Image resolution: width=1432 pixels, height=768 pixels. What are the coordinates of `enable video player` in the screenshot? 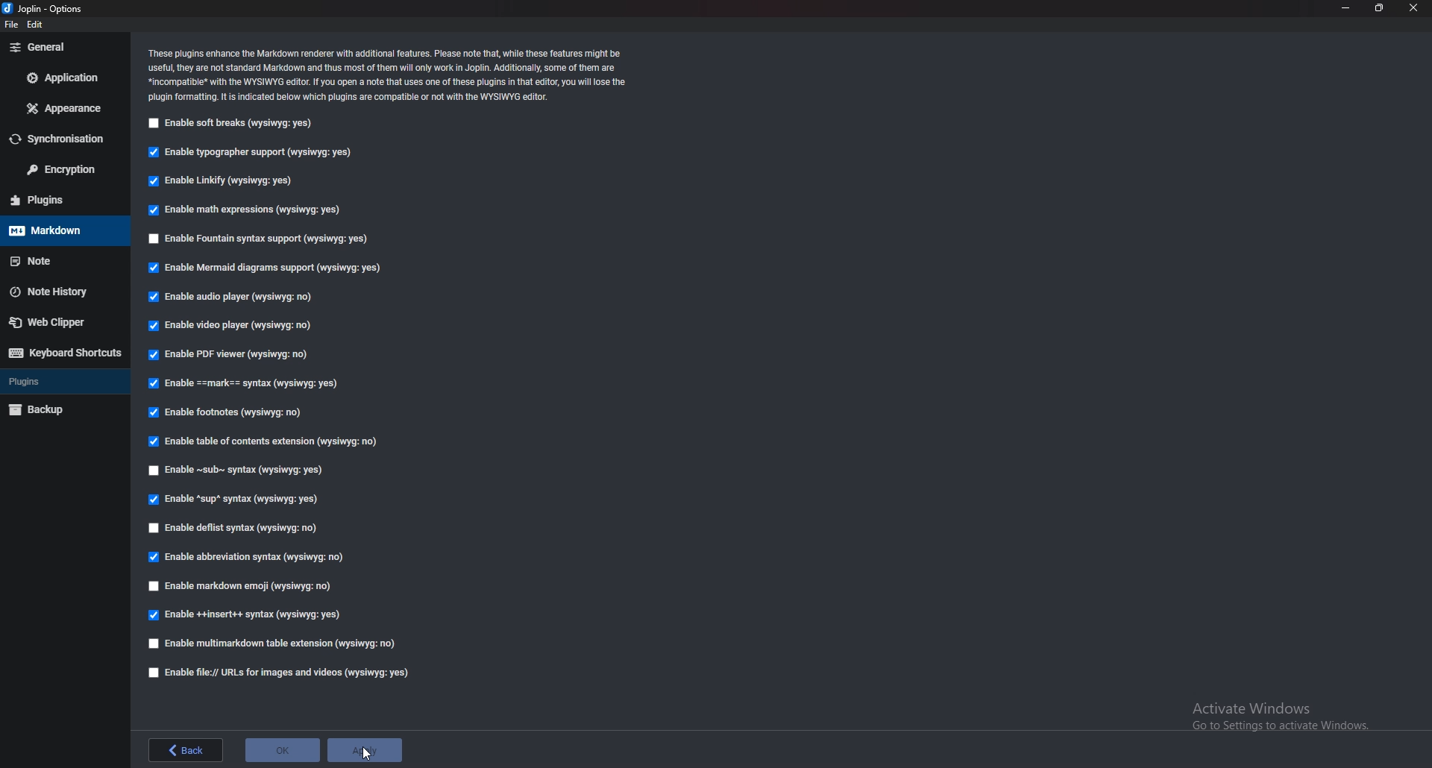 It's located at (231, 327).